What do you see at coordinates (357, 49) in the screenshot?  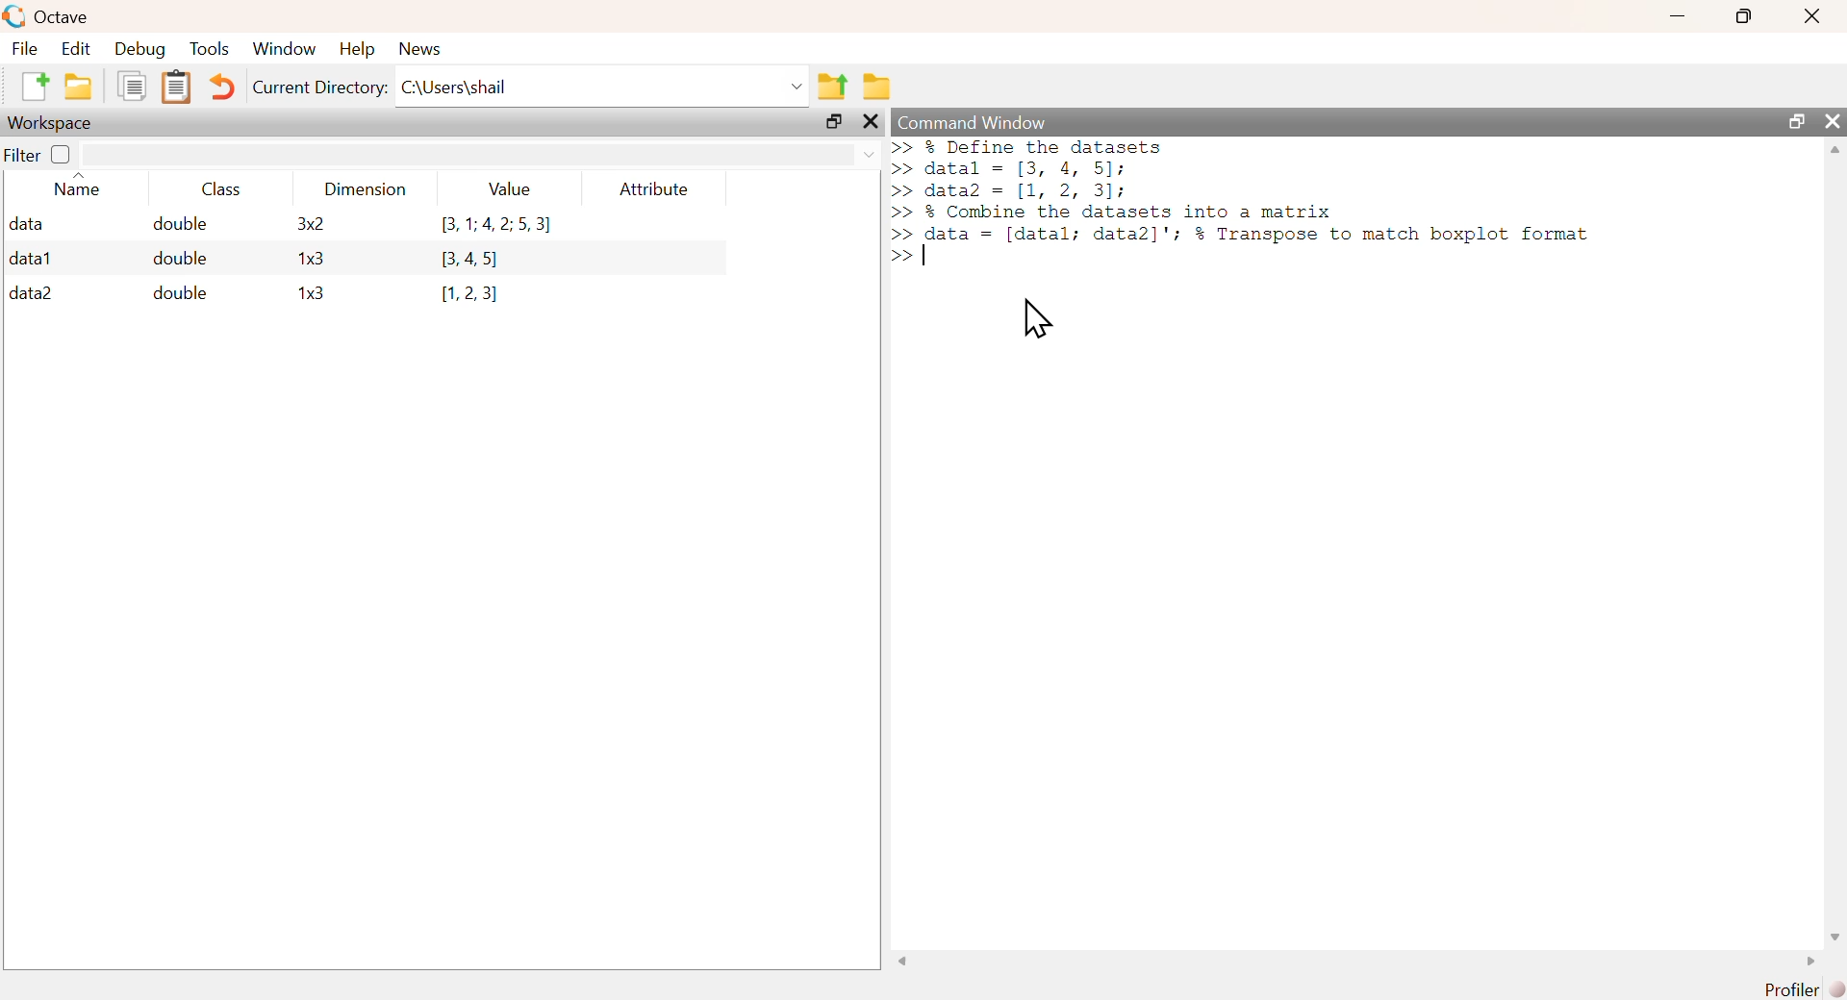 I see `Help` at bounding box center [357, 49].